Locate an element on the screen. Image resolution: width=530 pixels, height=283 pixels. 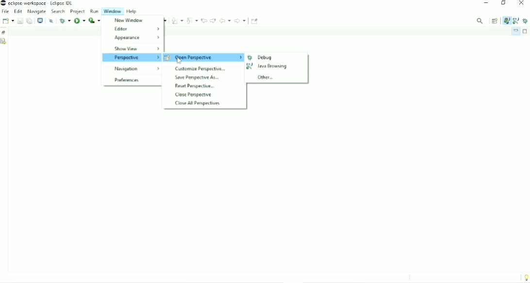
open perspective is located at coordinates (204, 58).